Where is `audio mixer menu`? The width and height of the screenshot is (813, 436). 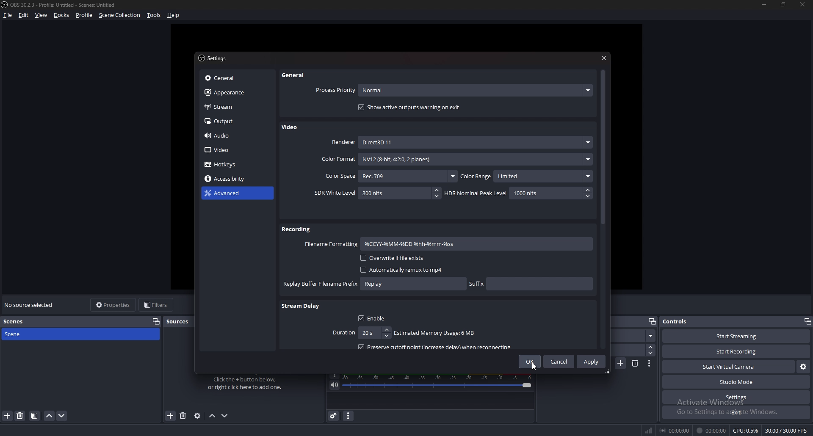
audio mixer menu is located at coordinates (348, 416).